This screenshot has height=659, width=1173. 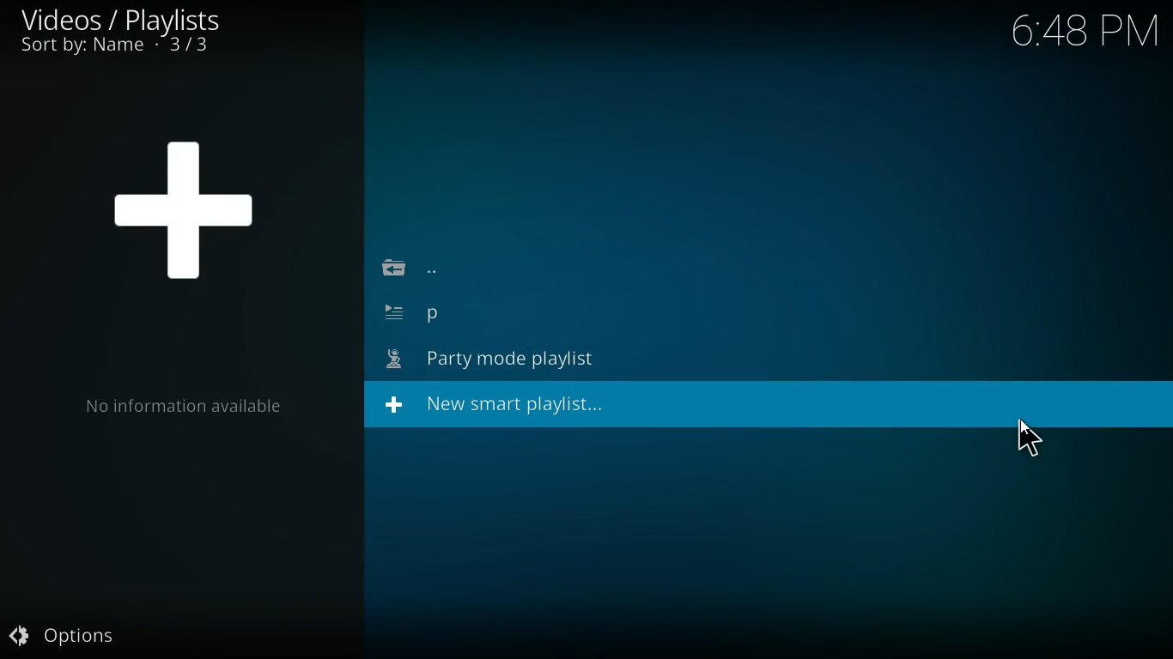 What do you see at coordinates (429, 269) in the screenshot?
I see `back` at bounding box center [429, 269].